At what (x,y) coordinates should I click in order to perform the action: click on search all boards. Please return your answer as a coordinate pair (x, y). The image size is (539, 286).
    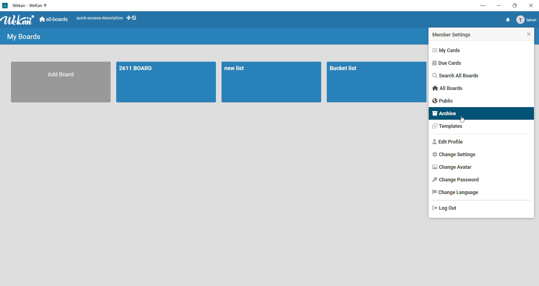
    Looking at the image, I should click on (458, 76).